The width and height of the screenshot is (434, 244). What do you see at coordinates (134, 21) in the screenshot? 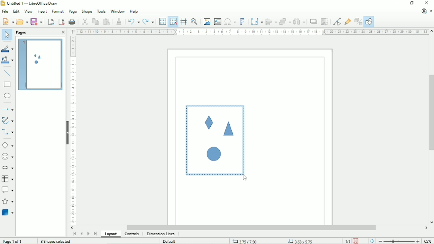
I see `Undo` at bounding box center [134, 21].